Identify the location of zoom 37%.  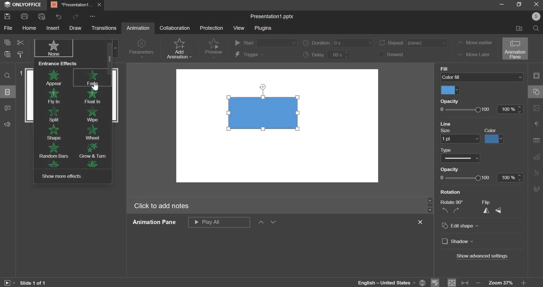
(501, 283).